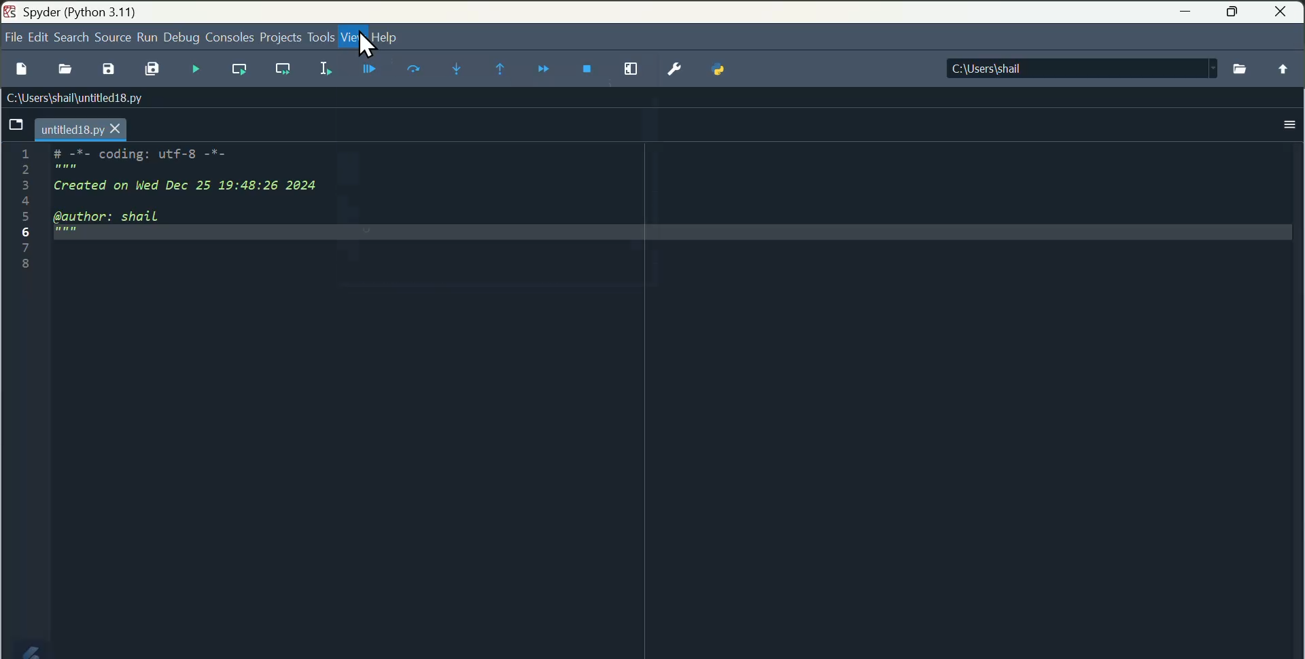  Describe the element at coordinates (239, 69) in the screenshot. I see `Run current cell` at that location.